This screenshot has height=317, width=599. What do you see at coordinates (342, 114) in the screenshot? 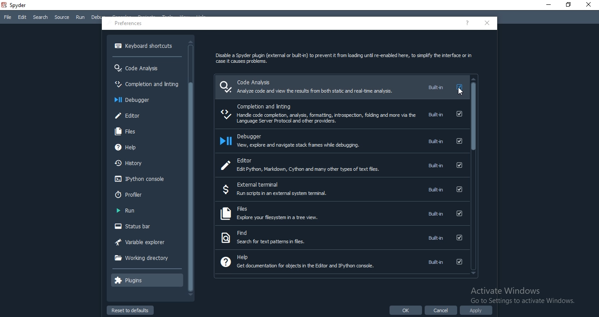
I see `completion and linting` at bounding box center [342, 114].